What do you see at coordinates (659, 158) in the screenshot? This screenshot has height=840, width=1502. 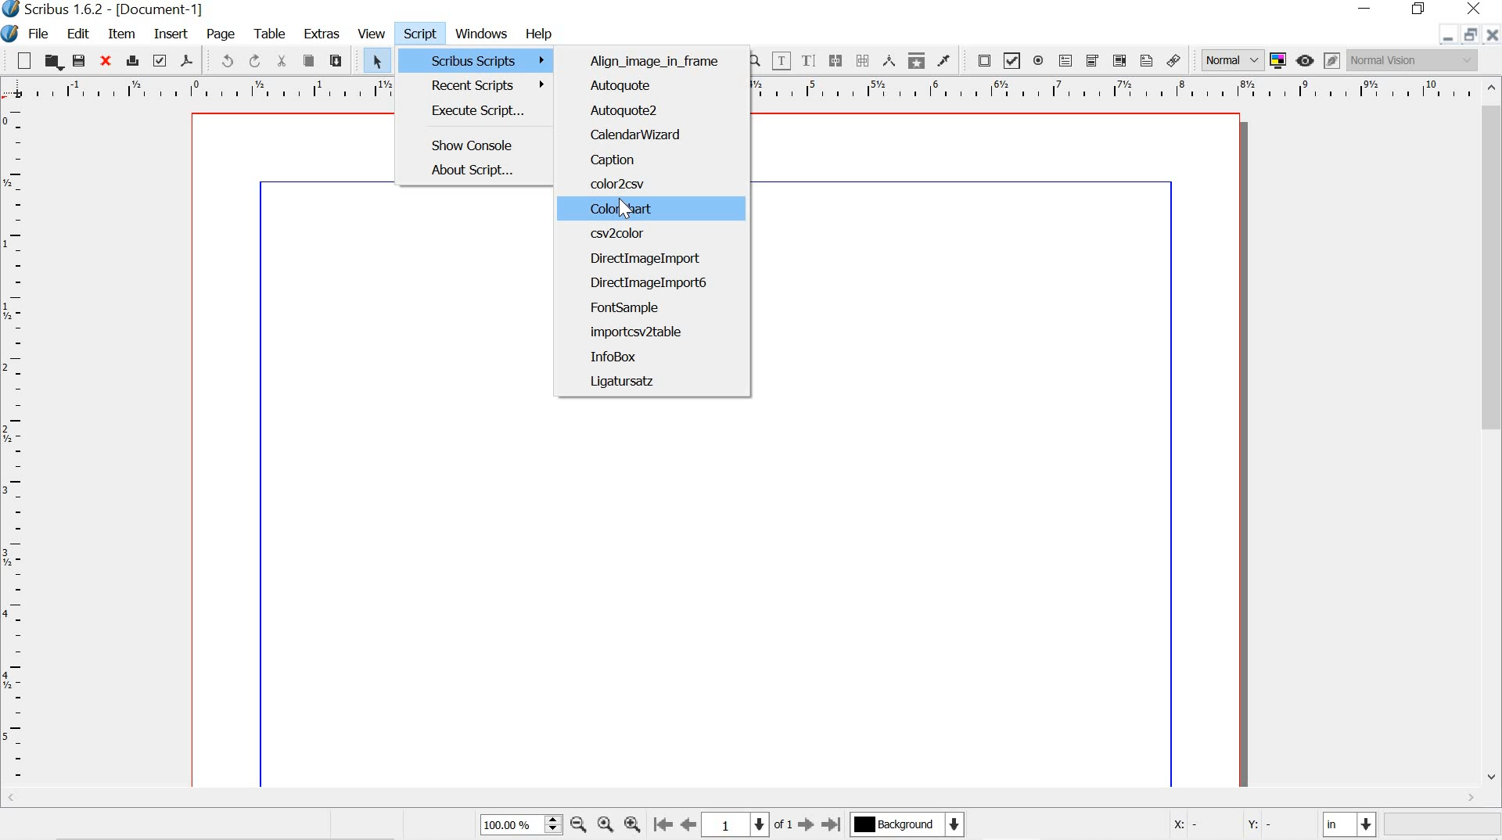 I see `caption` at bounding box center [659, 158].